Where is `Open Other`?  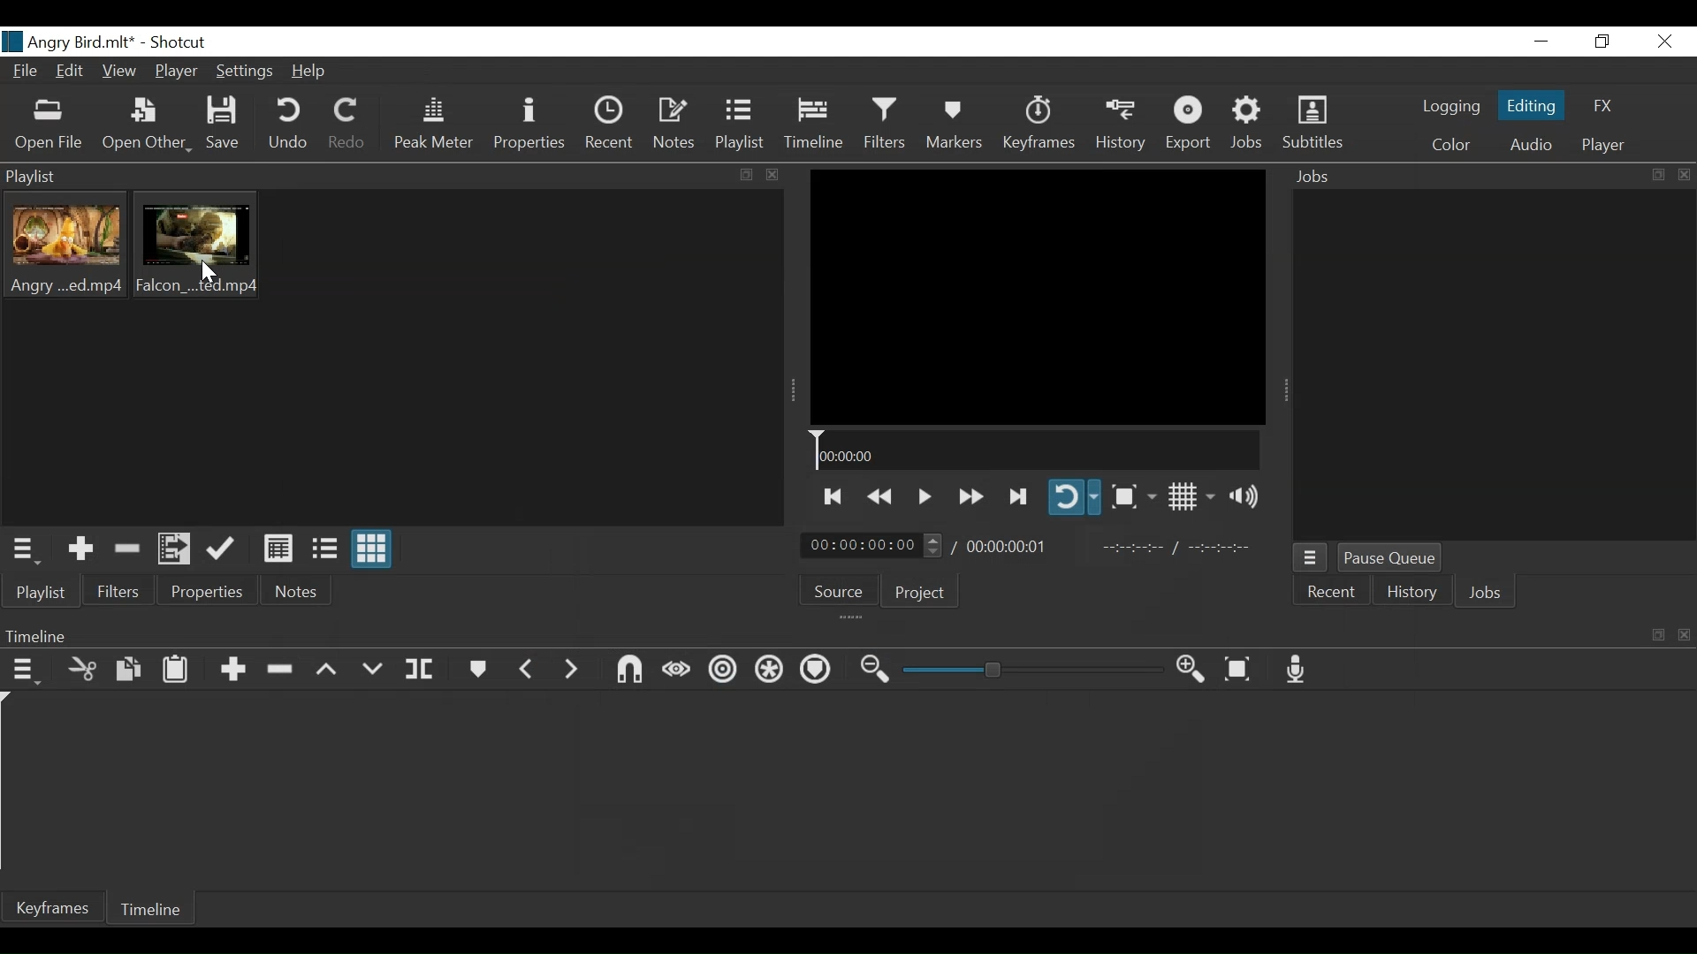 Open Other is located at coordinates (147, 125).